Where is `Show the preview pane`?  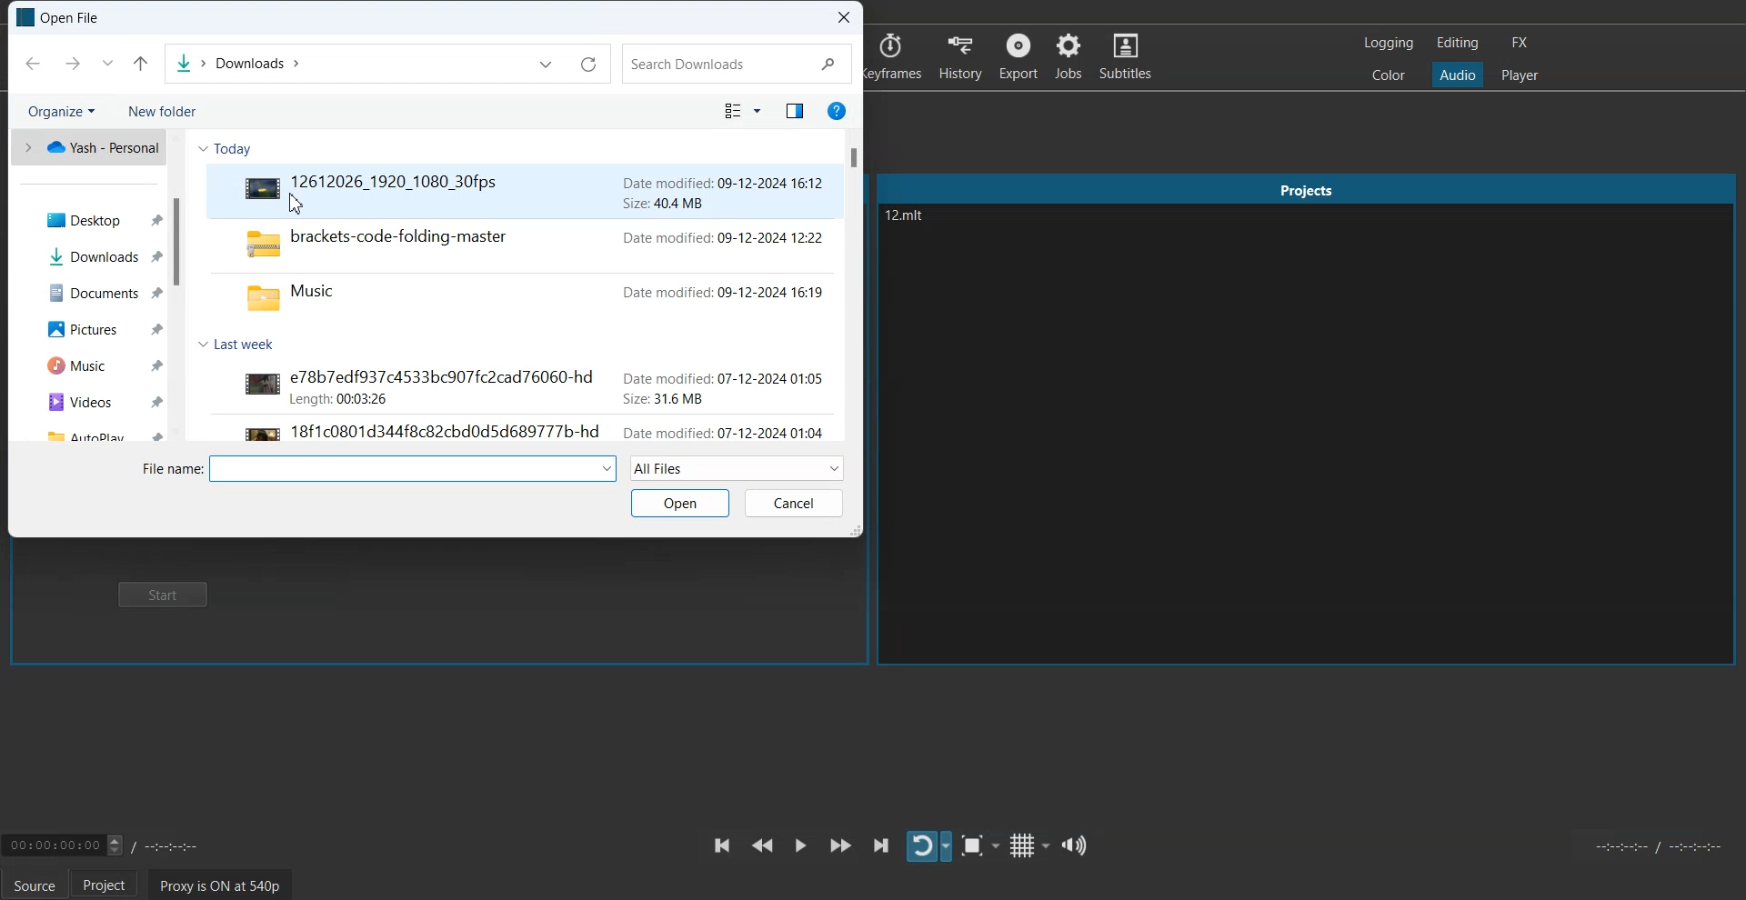
Show the preview pane is located at coordinates (792, 112).